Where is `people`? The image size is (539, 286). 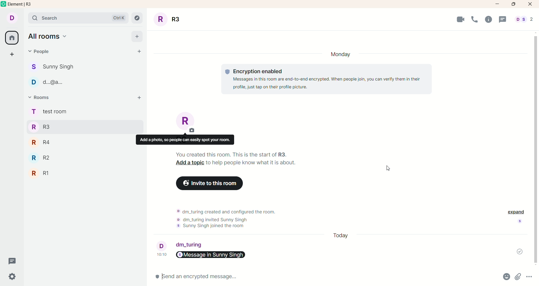
people is located at coordinates (40, 51).